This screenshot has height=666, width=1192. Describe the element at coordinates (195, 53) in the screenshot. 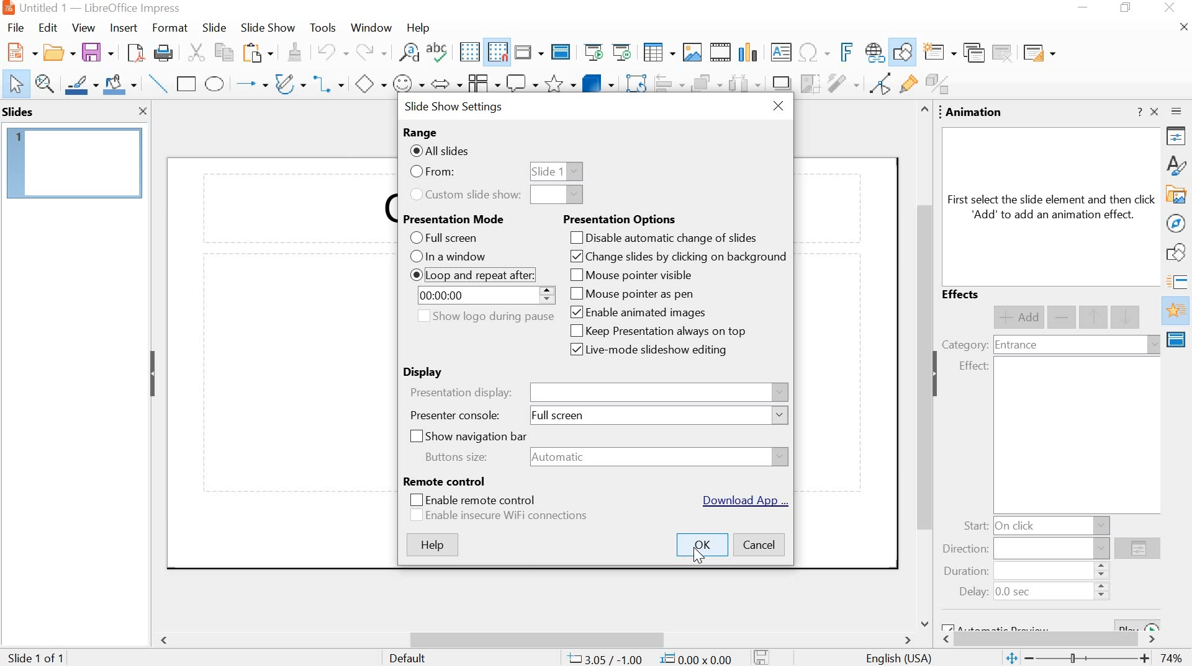

I see `cut` at that location.